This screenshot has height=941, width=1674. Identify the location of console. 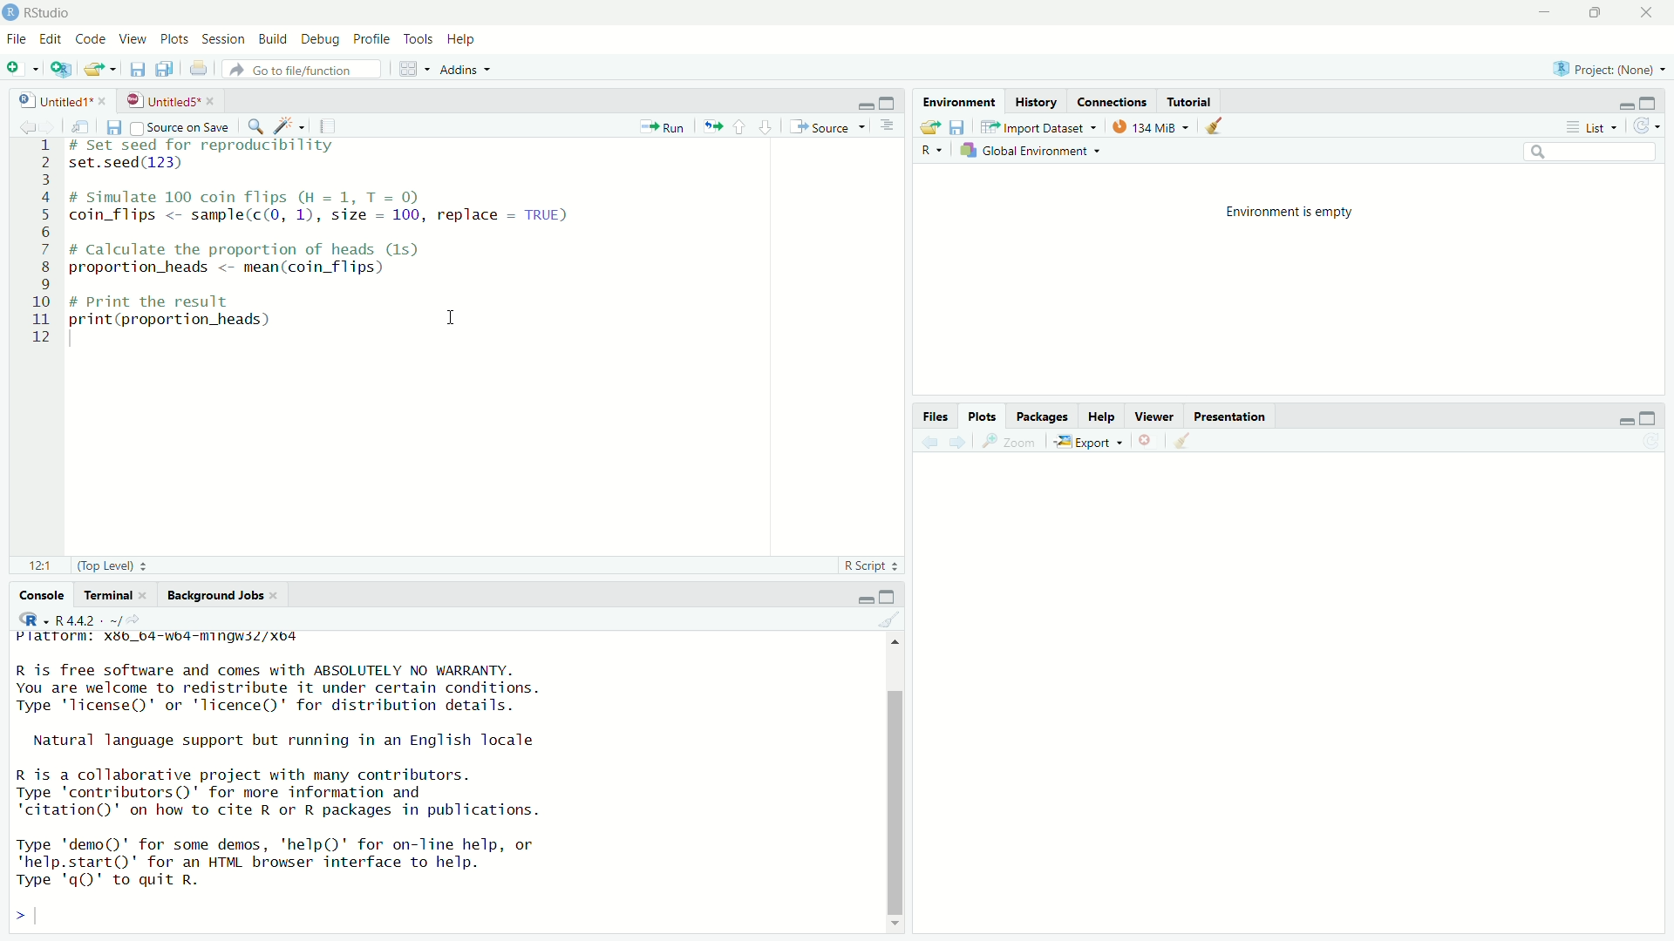
(33, 597).